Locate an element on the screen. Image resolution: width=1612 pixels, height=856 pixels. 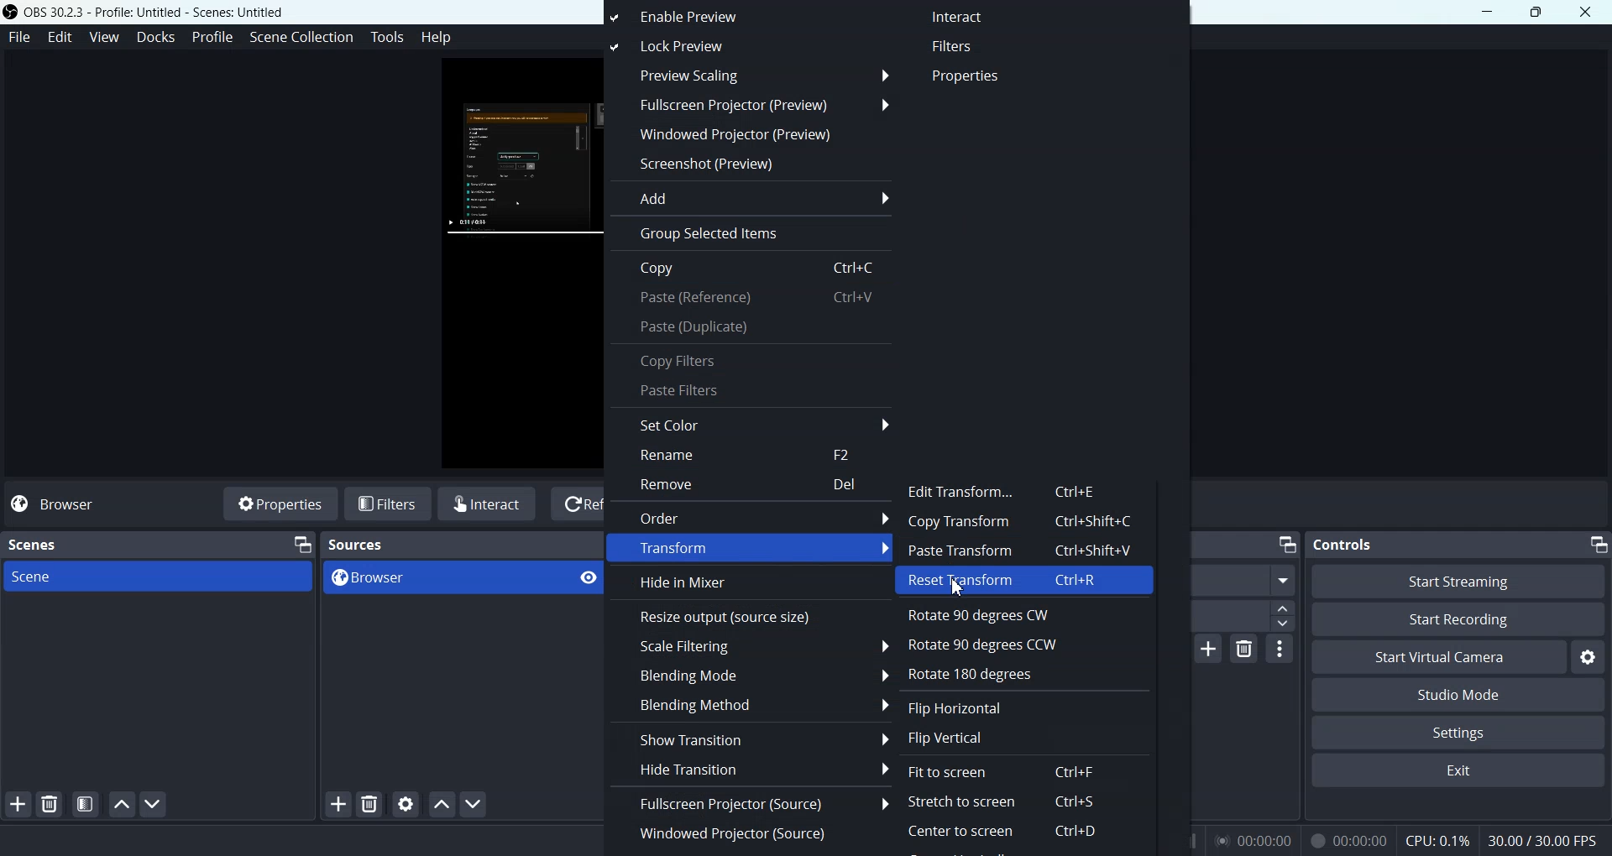
Move Scene Up is located at coordinates (442, 803).